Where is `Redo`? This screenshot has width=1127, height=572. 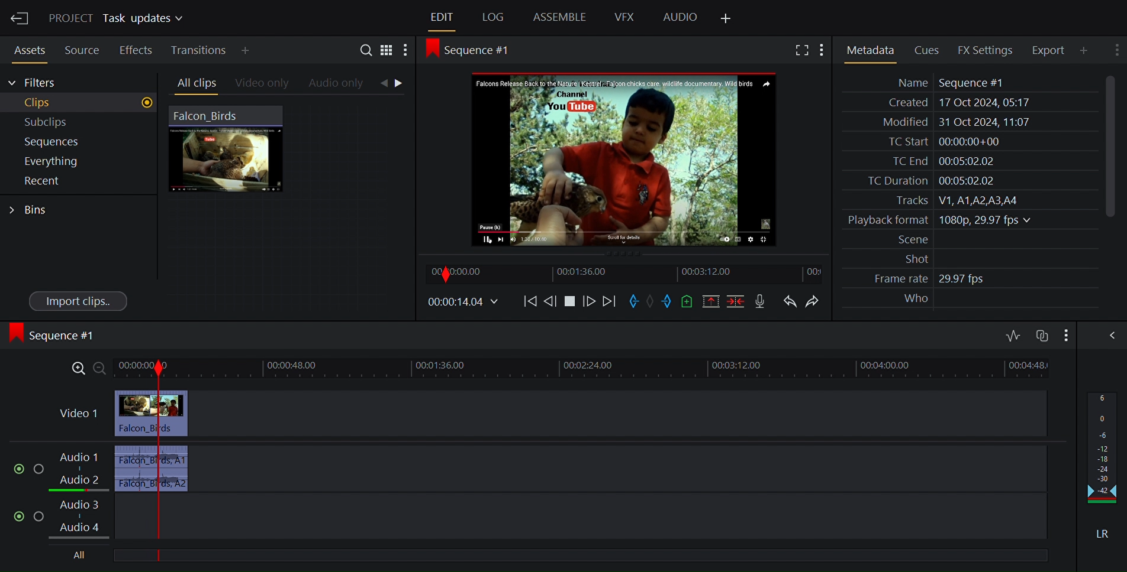
Redo is located at coordinates (813, 300).